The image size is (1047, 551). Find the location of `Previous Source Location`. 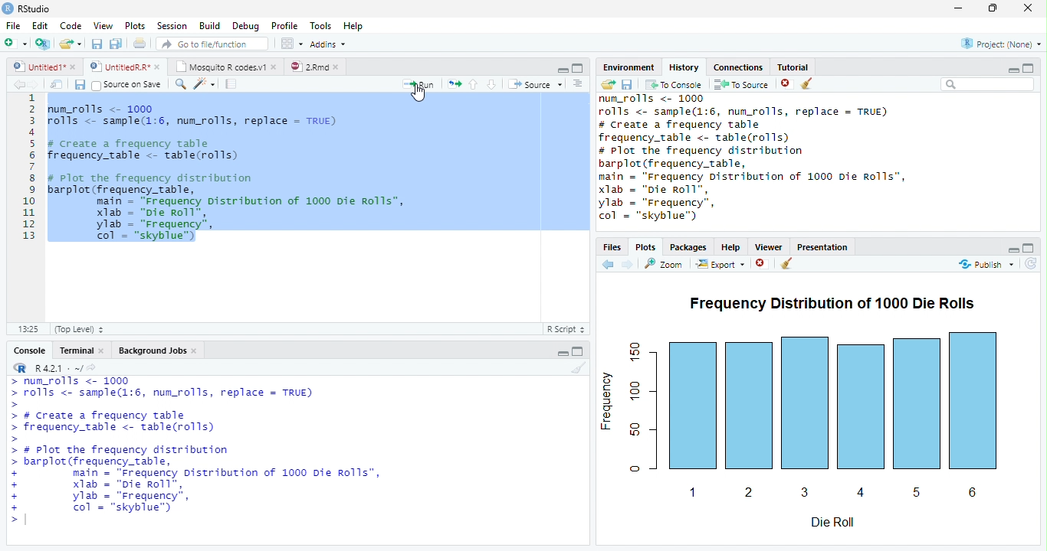

Previous Source Location is located at coordinates (17, 84).